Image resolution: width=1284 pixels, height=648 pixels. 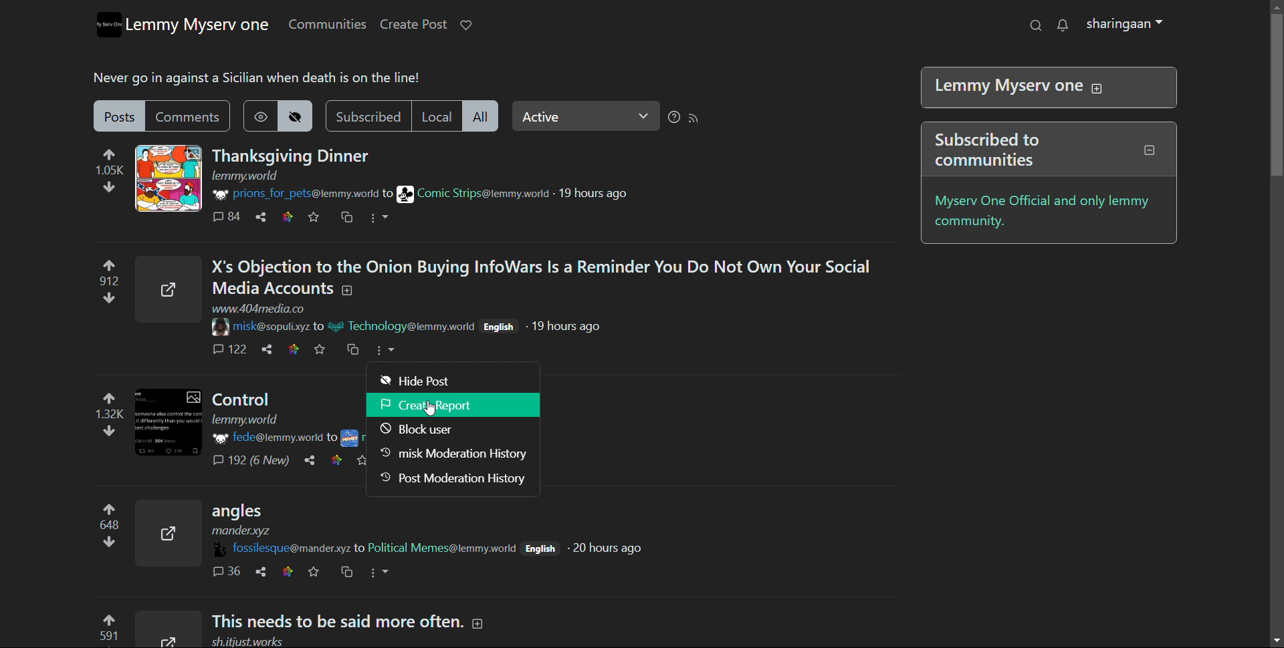 What do you see at coordinates (263, 350) in the screenshot?
I see `share` at bounding box center [263, 350].